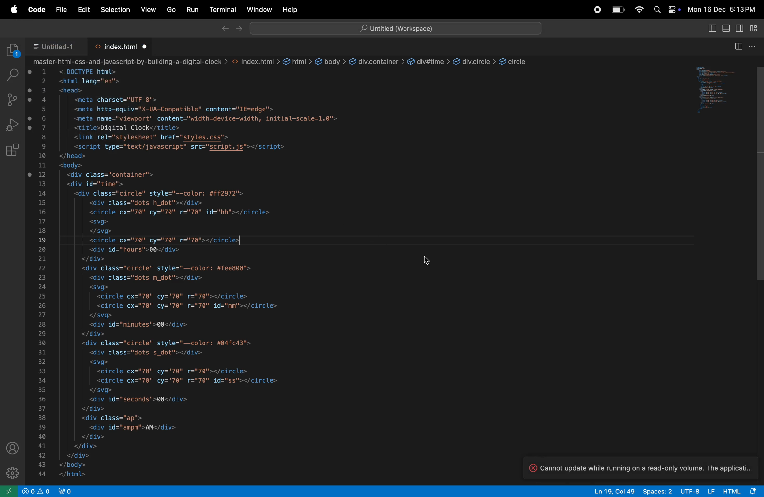 The image size is (764, 497). What do you see at coordinates (100, 231) in the screenshot?
I see `| </svg>` at bounding box center [100, 231].